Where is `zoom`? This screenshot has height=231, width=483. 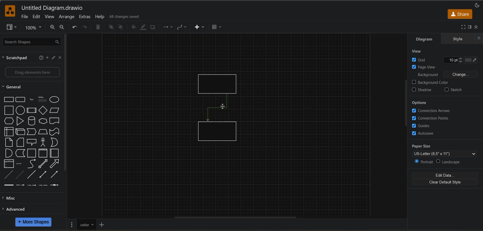
zoom is located at coordinates (34, 29).